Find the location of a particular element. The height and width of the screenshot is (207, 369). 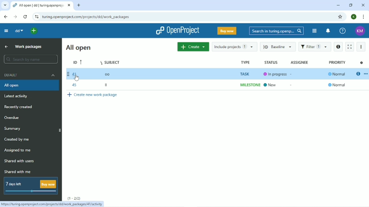

Subject is located at coordinates (111, 73).